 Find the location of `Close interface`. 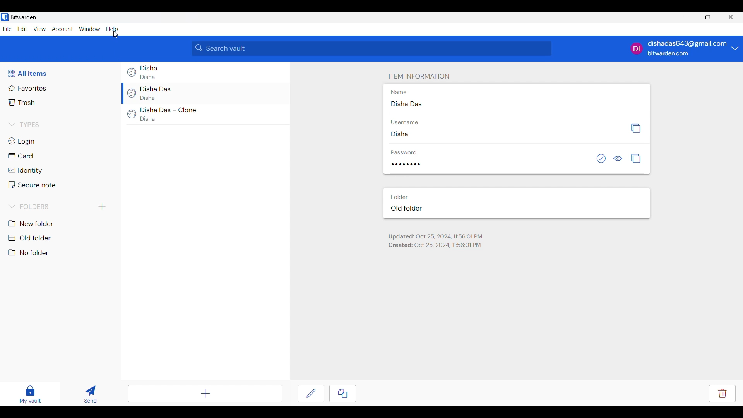

Close interface is located at coordinates (731, 17).